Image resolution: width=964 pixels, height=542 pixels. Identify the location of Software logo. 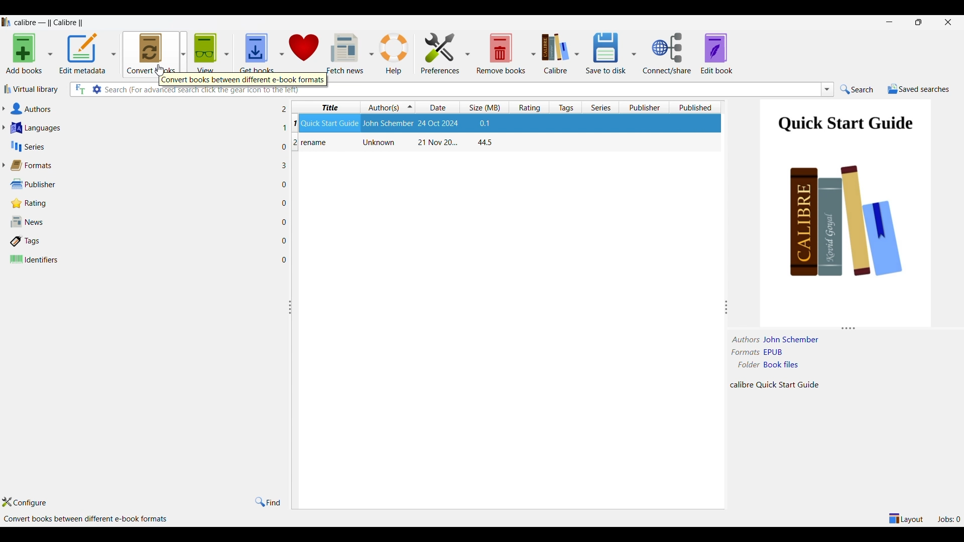
(6, 22).